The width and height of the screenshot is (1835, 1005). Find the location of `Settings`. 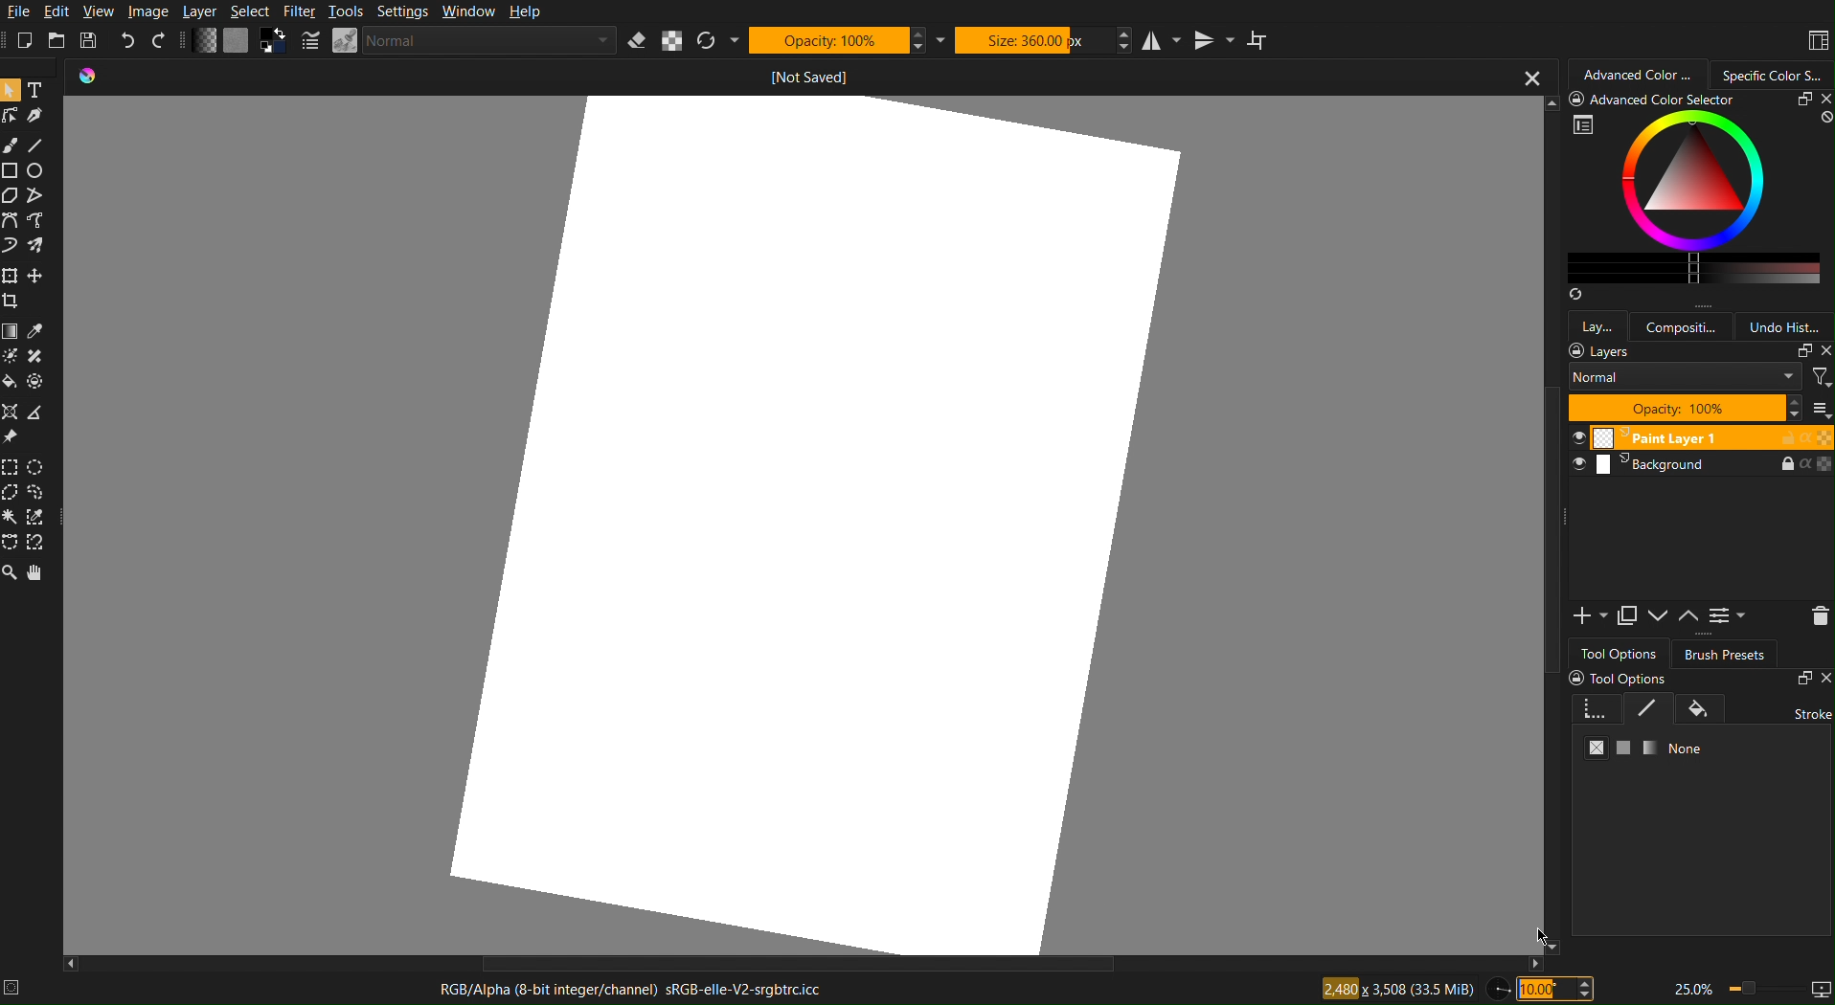

Settings is located at coordinates (1727, 617).